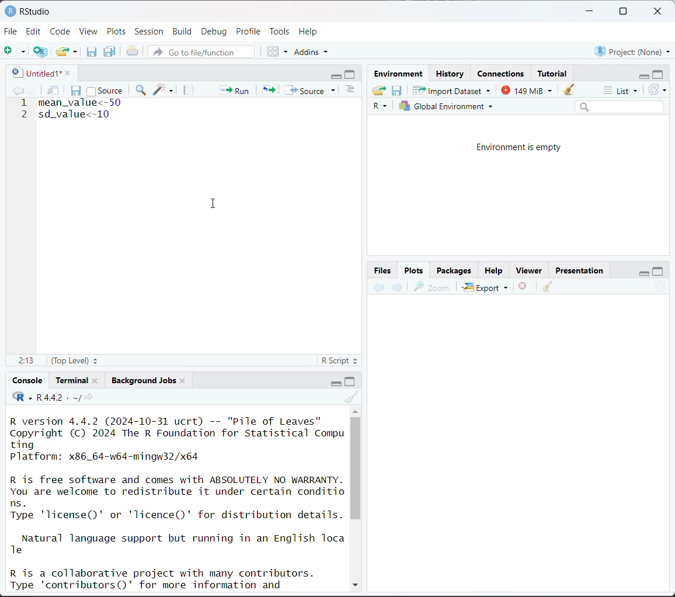  Describe the element at coordinates (309, 31) in the screenshot. I see `Help` at that location.